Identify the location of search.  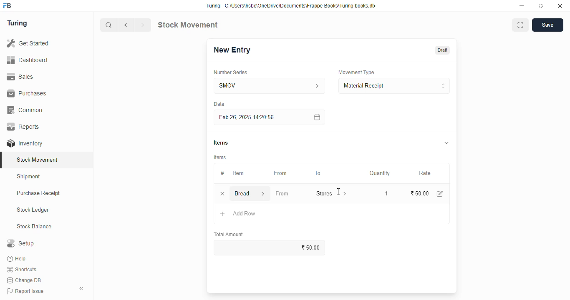
(109, 25).